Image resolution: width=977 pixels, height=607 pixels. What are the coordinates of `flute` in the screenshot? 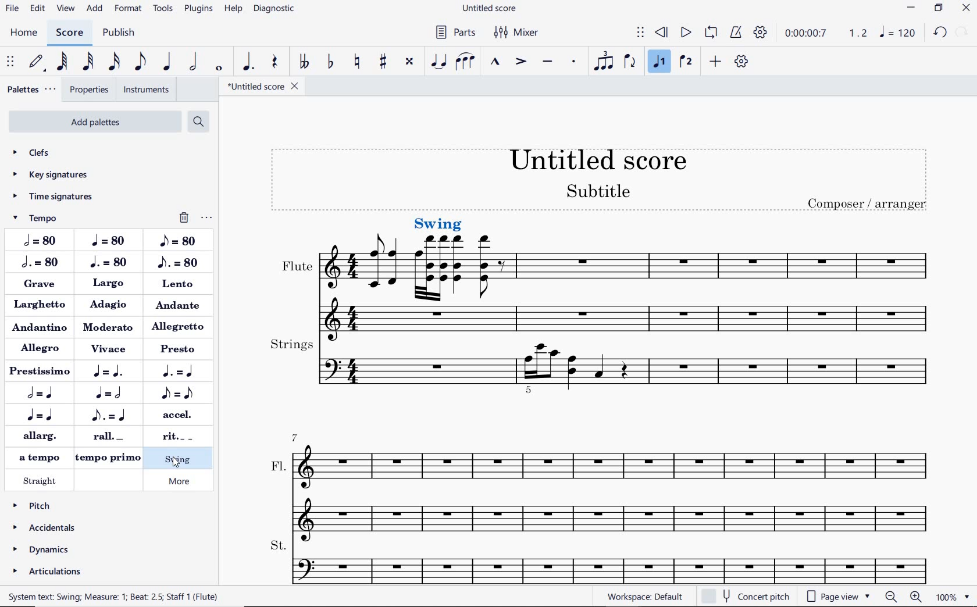 It's located at (419, 298).